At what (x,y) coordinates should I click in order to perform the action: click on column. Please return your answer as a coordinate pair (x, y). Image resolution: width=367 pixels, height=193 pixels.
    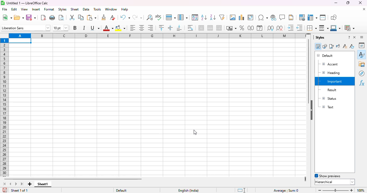
    Looking at the image, I should click on (183, 17).